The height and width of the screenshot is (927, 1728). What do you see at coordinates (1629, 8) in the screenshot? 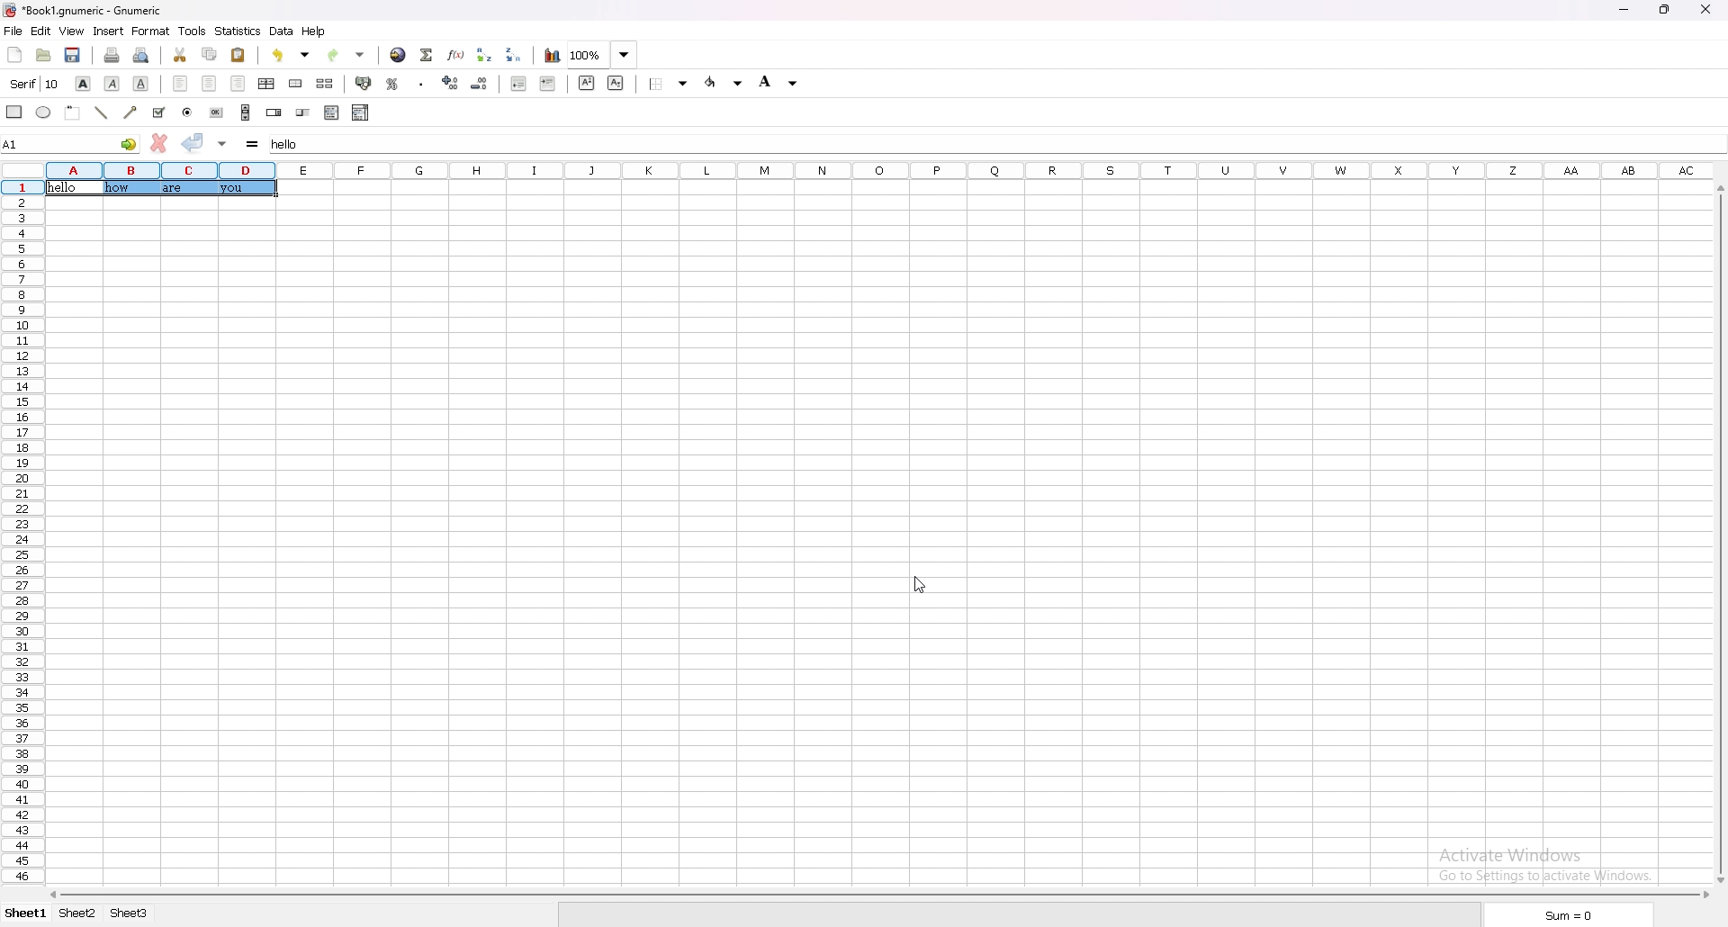
I see `minimize` at bounding box center [1629, 8].